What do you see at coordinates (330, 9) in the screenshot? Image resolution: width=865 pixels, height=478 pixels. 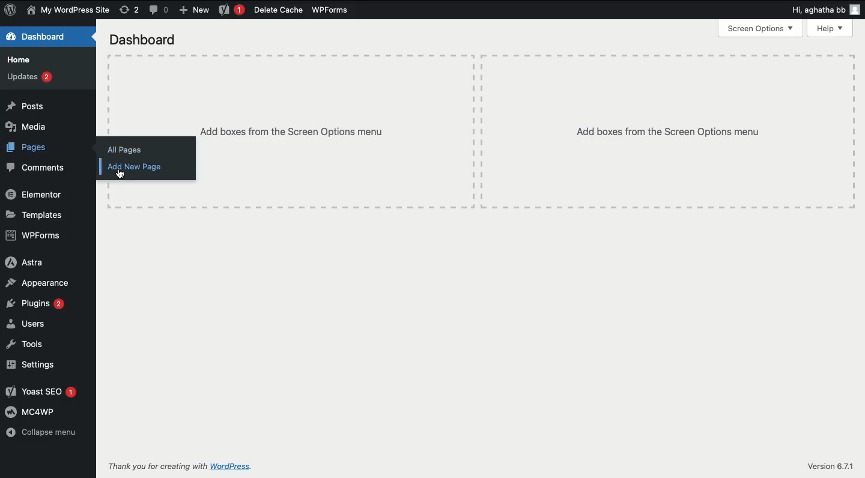 I see `WPForms` at bounding box center [330, 9].